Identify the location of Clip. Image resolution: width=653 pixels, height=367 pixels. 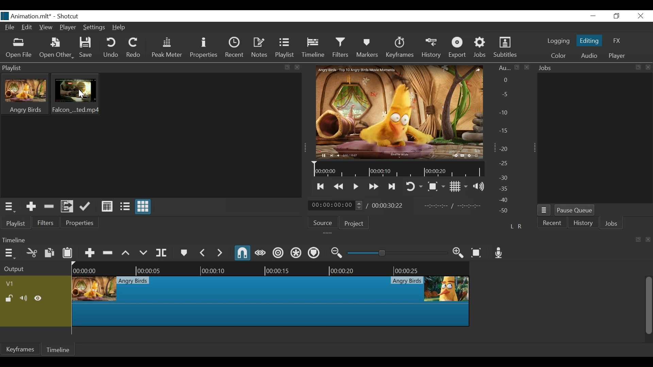
(270, 301).